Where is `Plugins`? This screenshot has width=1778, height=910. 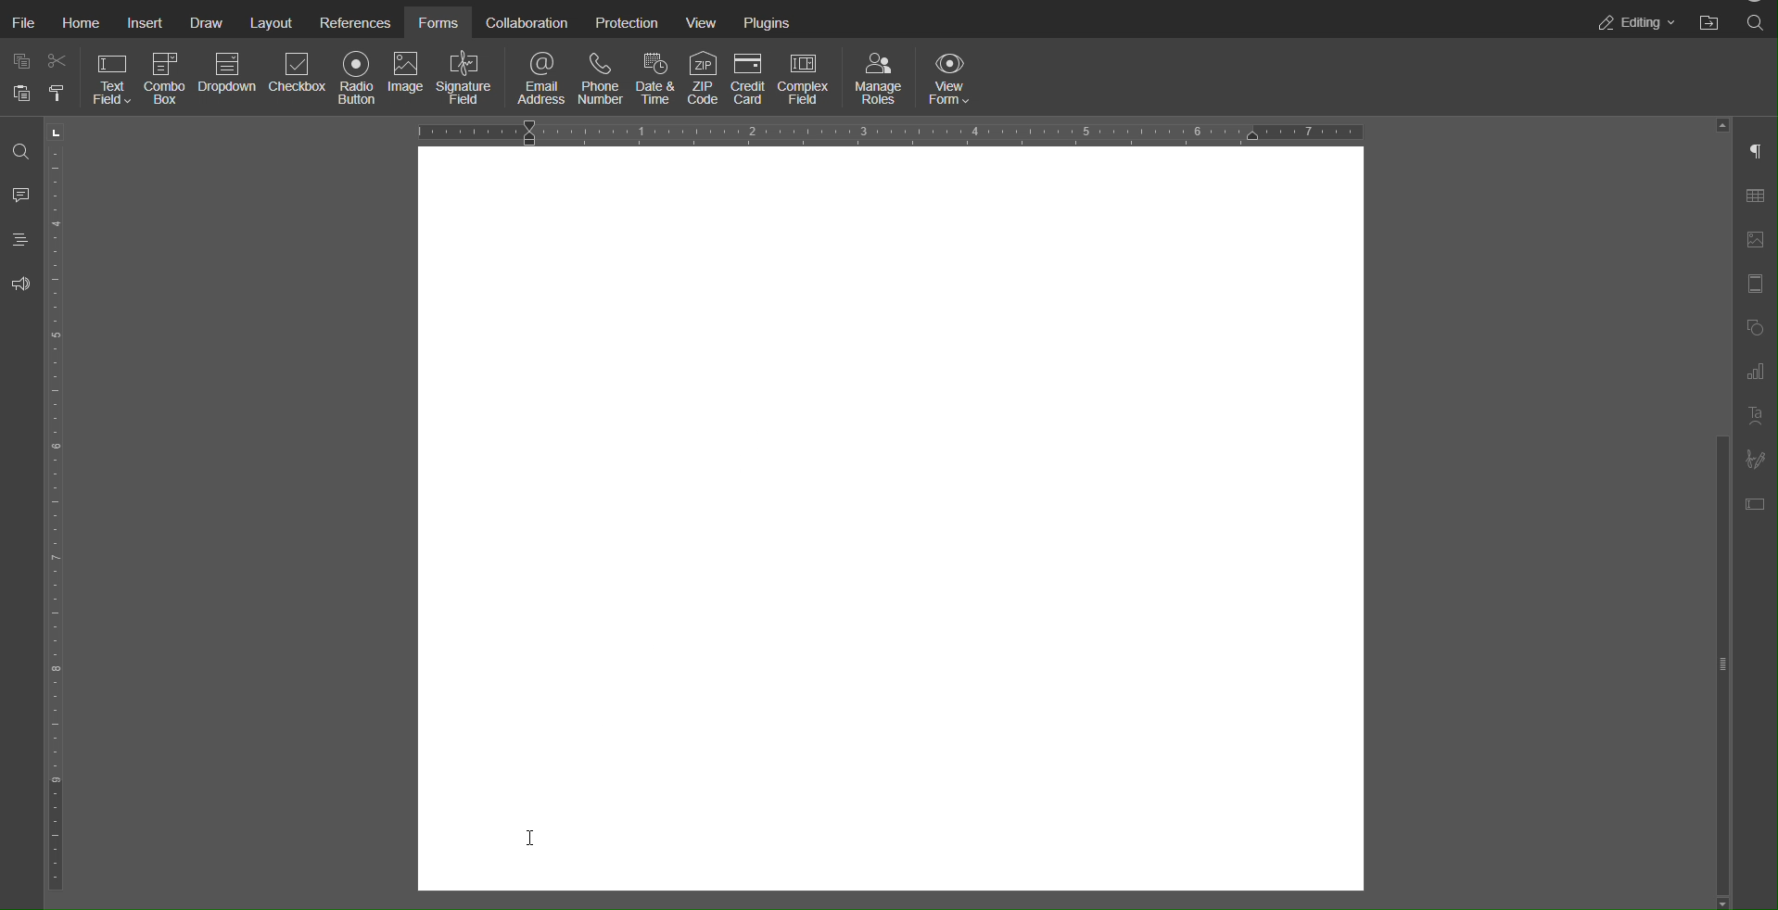
Plugins is located at coordinates (769, 20).